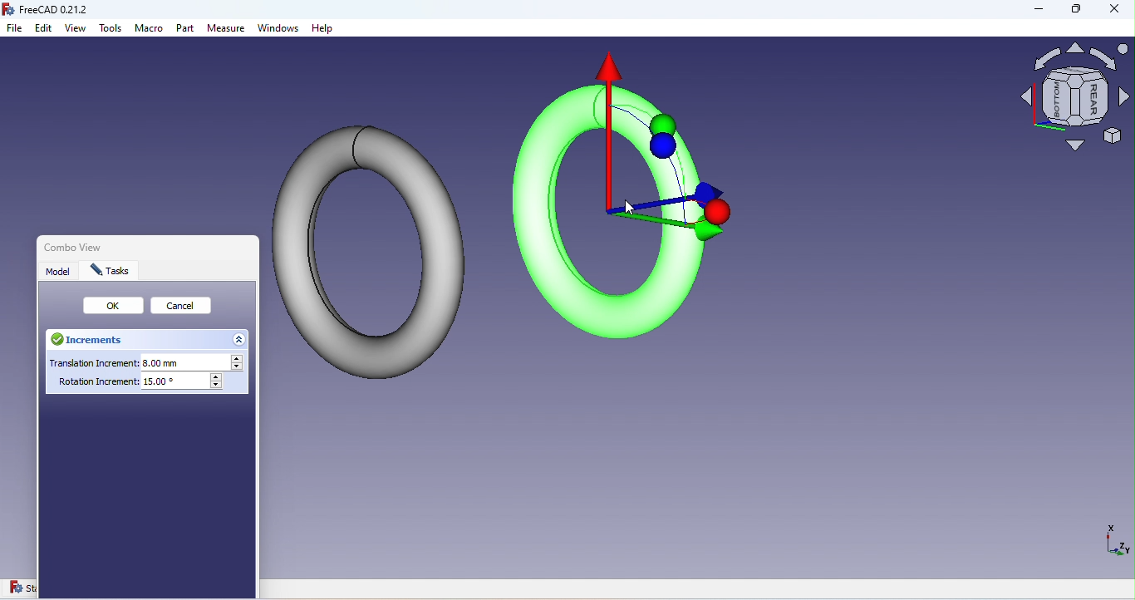  I want to click on Object, so click(627, 198).